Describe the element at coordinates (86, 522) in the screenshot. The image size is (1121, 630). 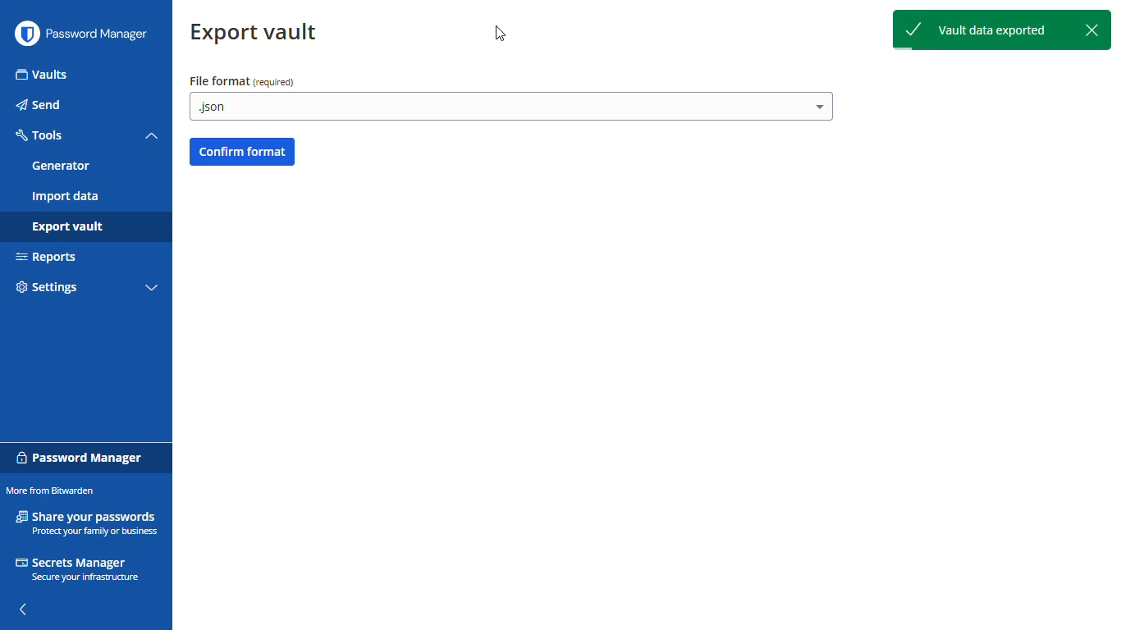
I see `share your passwords` at that location.